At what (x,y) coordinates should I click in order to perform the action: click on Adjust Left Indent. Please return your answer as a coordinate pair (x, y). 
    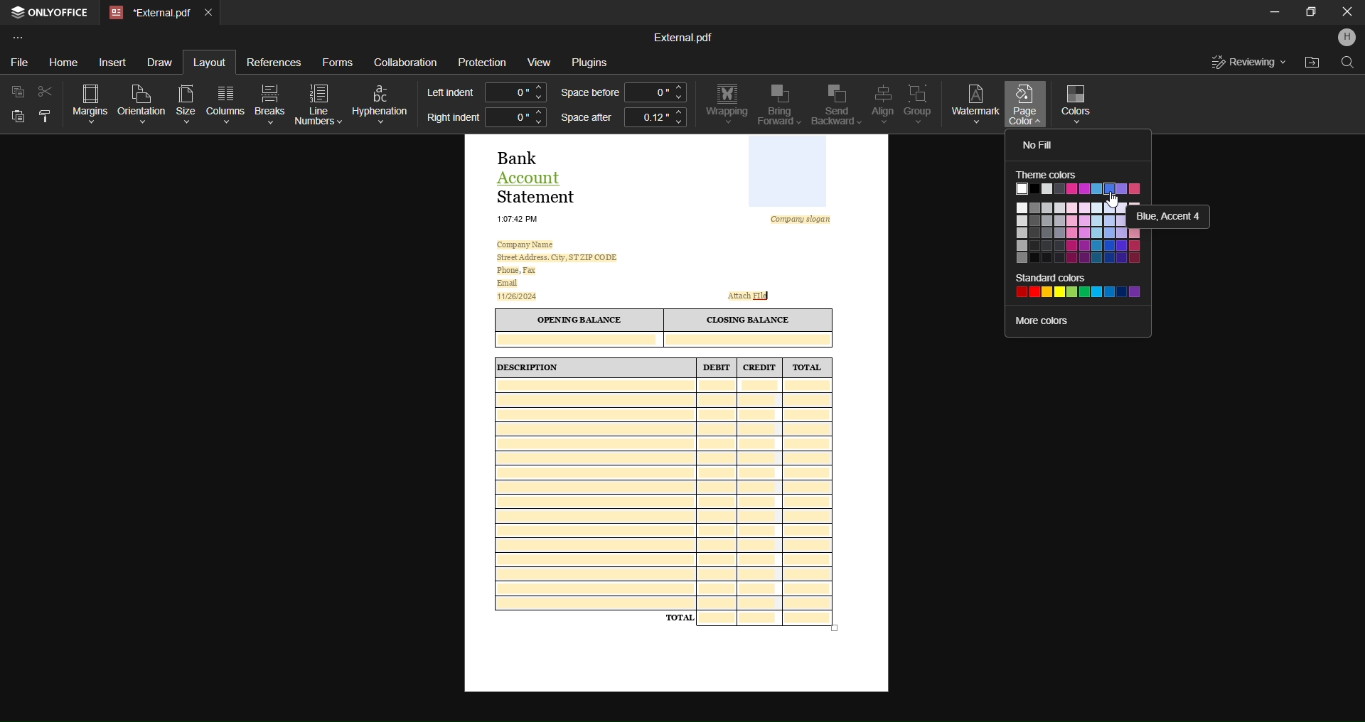
    Looking at the image, I should click on (516, 92).